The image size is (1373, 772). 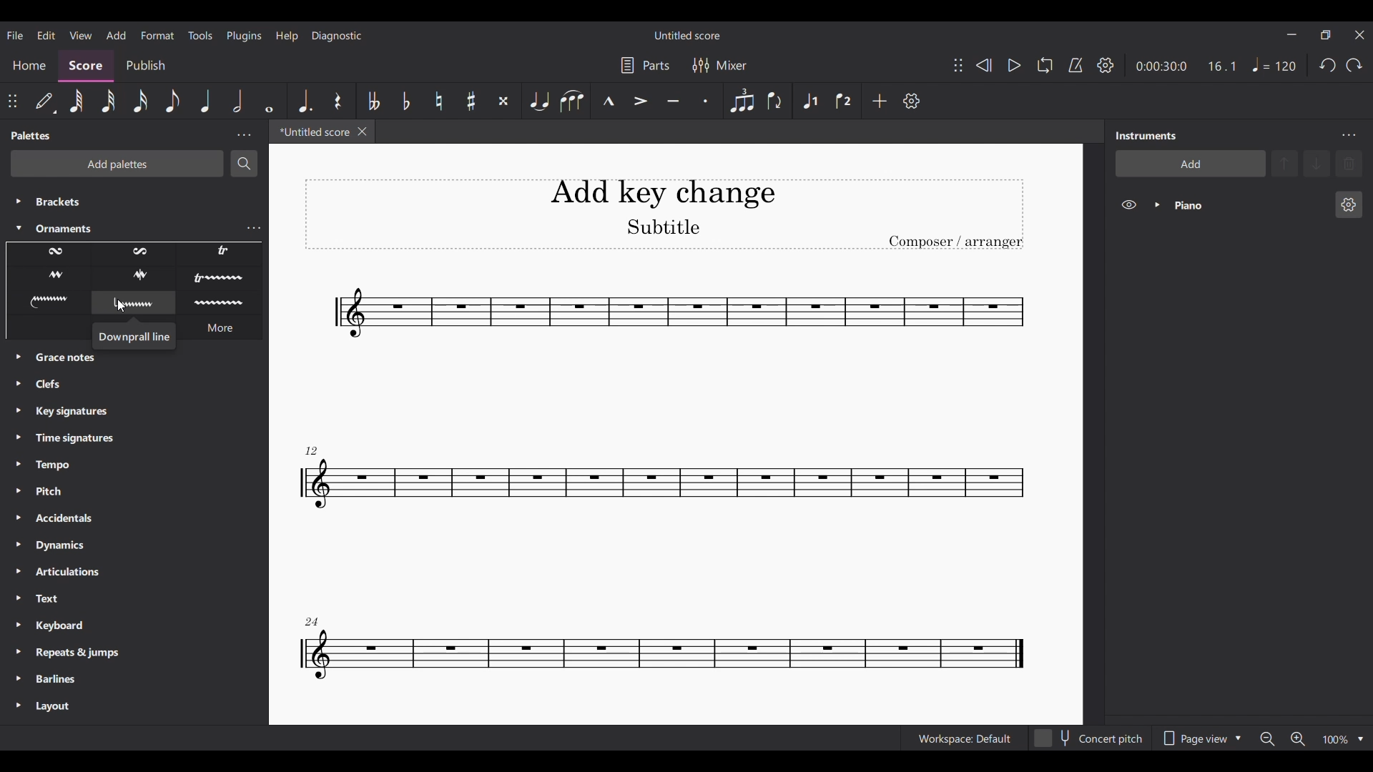 What do you see at coordinates (1076, 65) in the screenshot?
I see `Metronome` at bounding box center [1076, 65].